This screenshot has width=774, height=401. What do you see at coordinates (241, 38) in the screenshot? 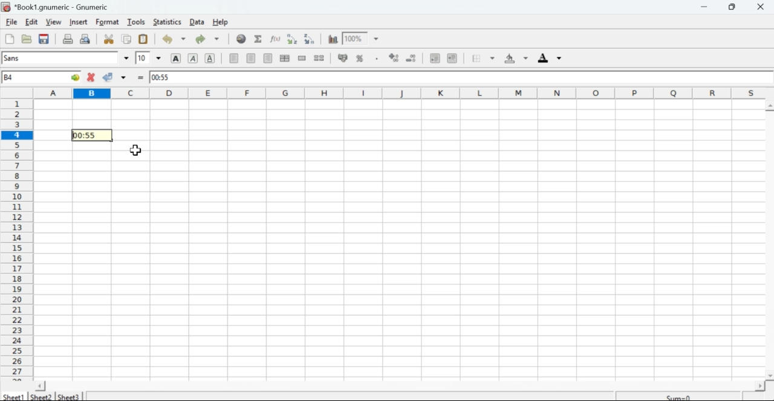
I see `Search` at bounding box center [241, 38].